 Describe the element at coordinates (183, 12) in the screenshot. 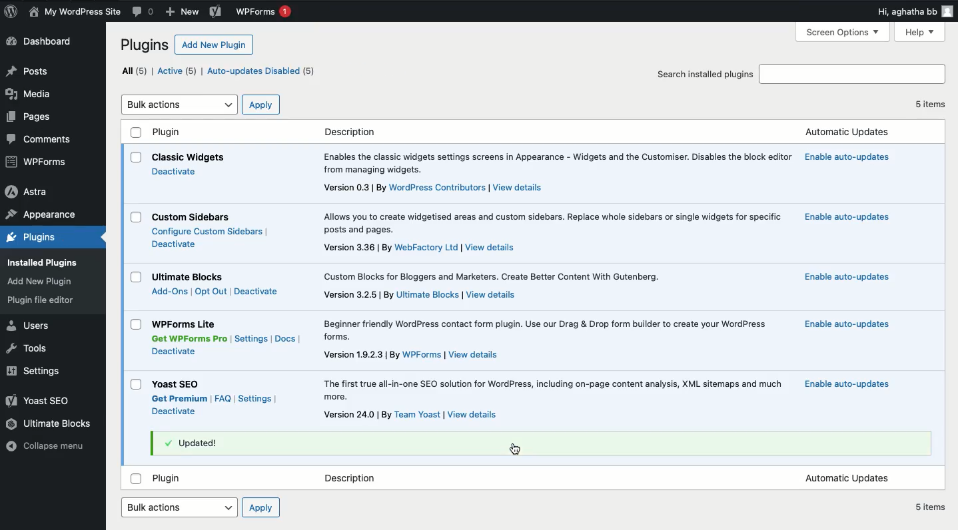

I see `New` at that location.